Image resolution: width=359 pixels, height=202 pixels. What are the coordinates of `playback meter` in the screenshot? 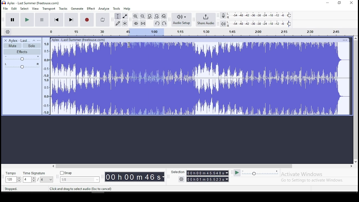 It's located at (225, 23).